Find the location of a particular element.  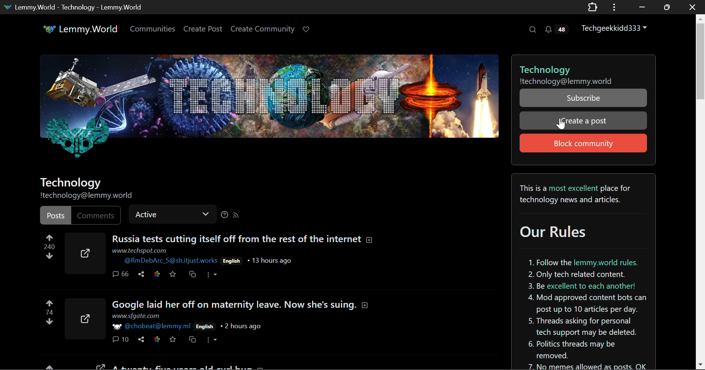

English is located at coordinates (205, 326).